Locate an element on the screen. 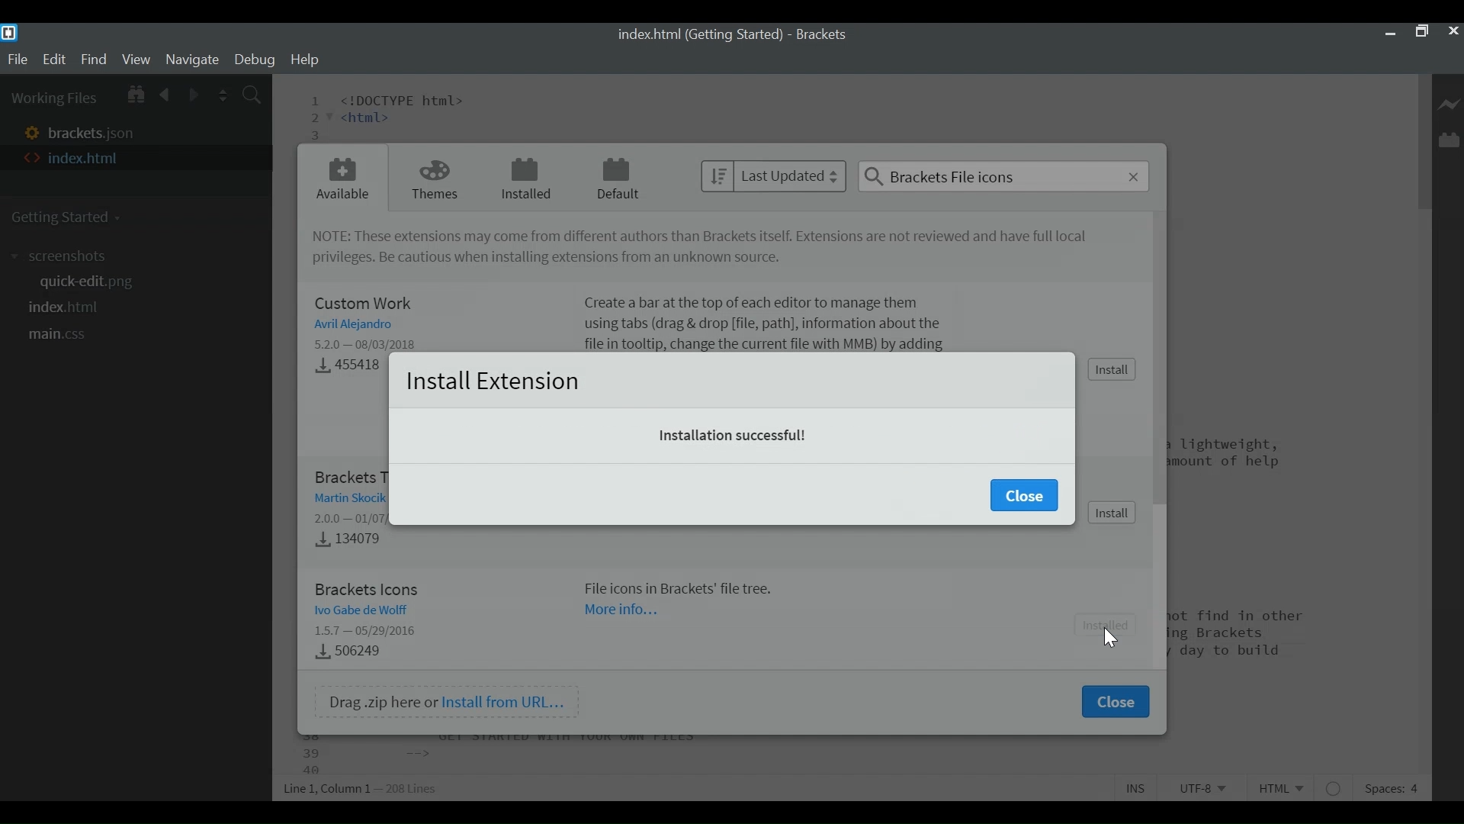 This screenshot has height=824, width=1464. Default is located at coordinates (619, 179).